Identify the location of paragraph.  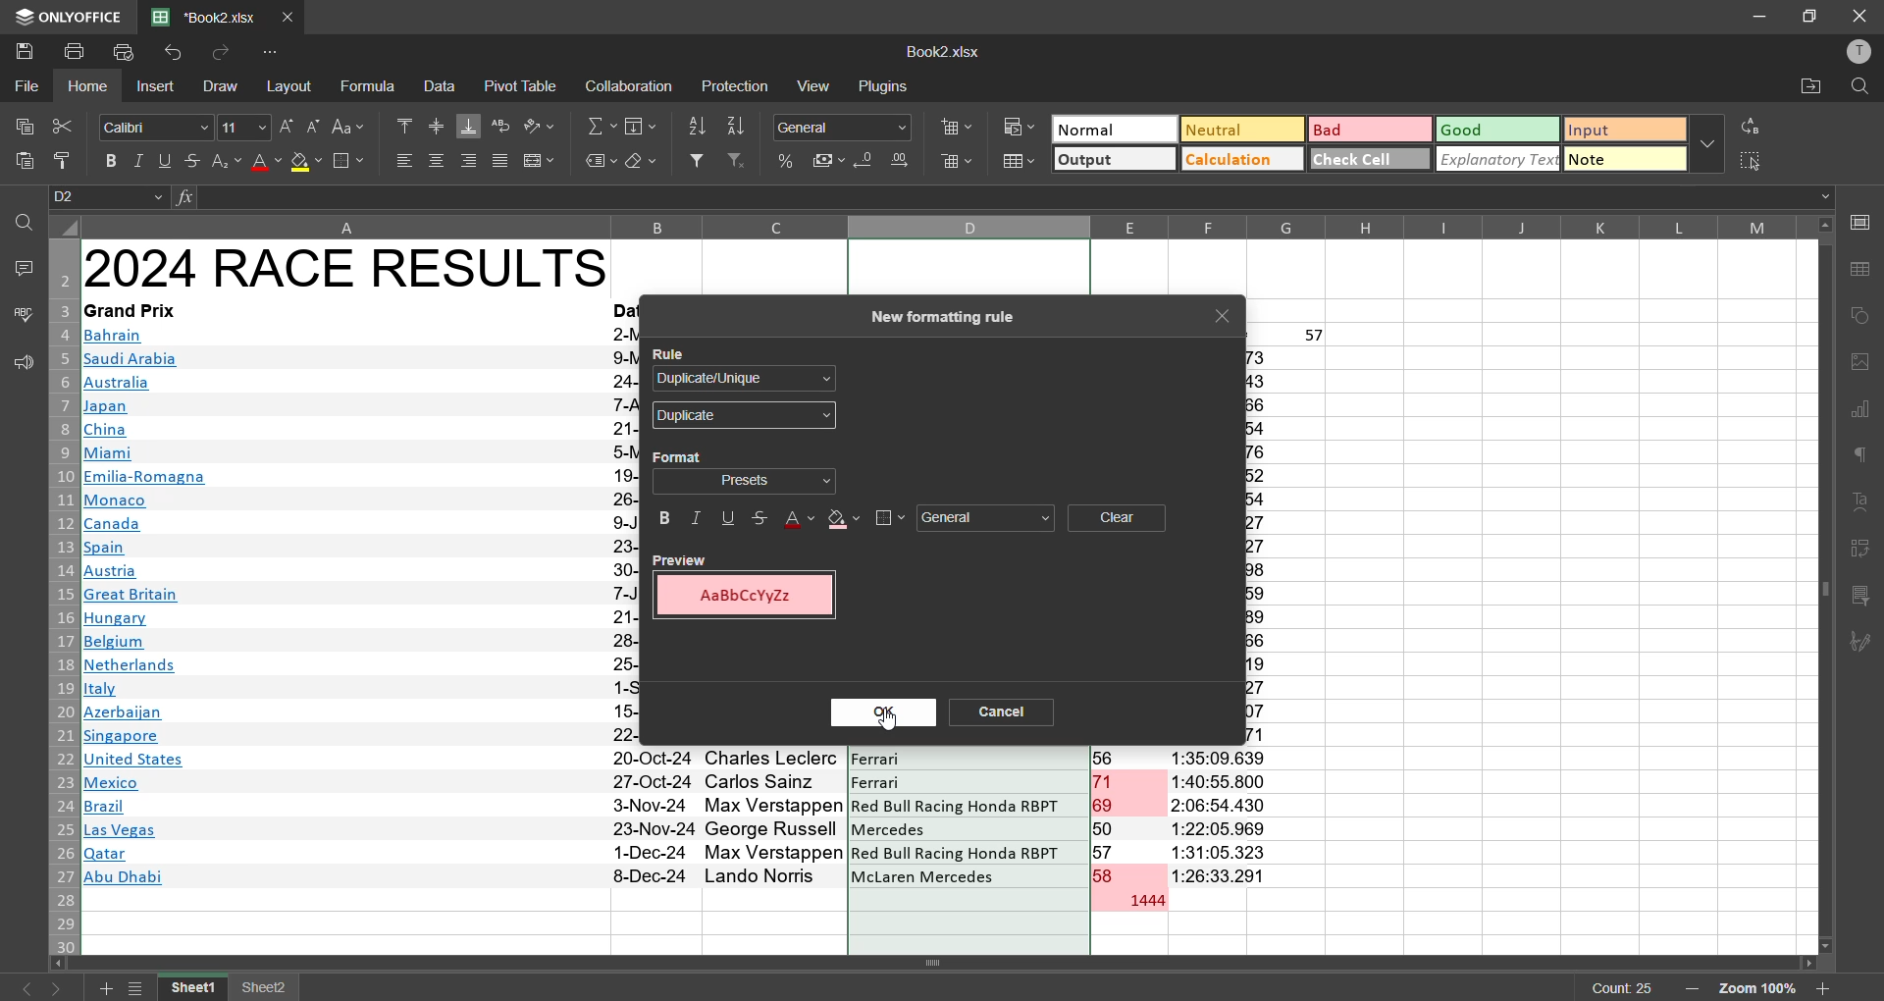
(1864, 459).